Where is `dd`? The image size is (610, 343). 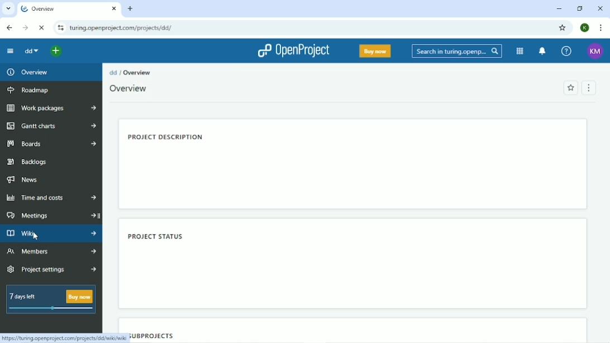 dd is located at coordinates (32, 51).